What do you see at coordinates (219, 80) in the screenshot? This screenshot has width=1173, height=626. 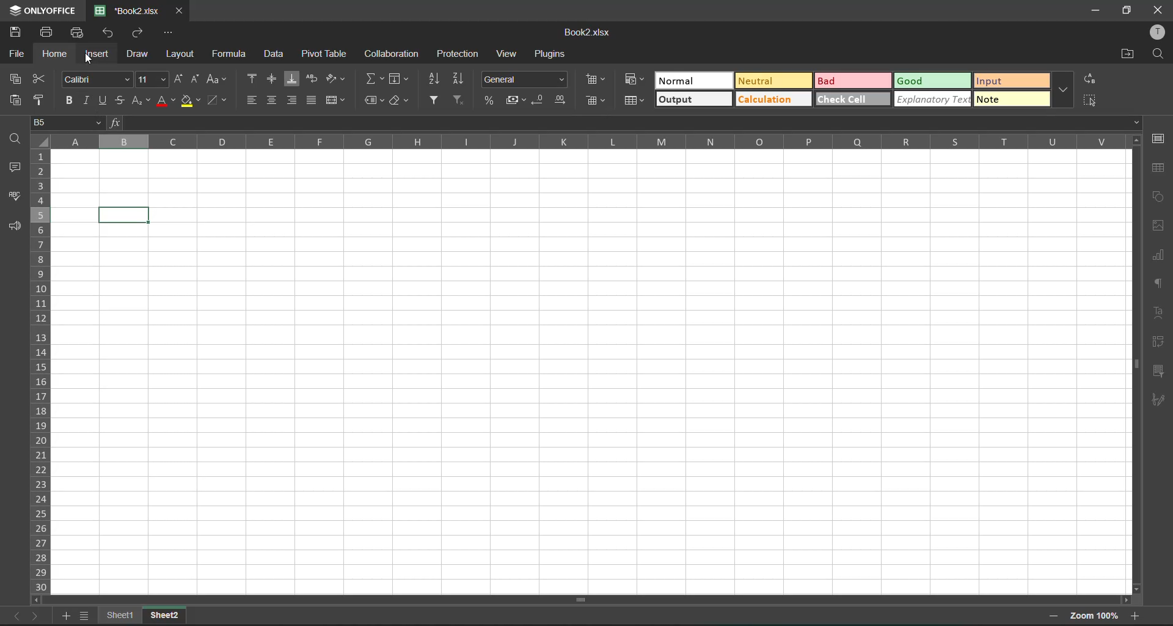 I see `change case` at bounding box center [219, 80].